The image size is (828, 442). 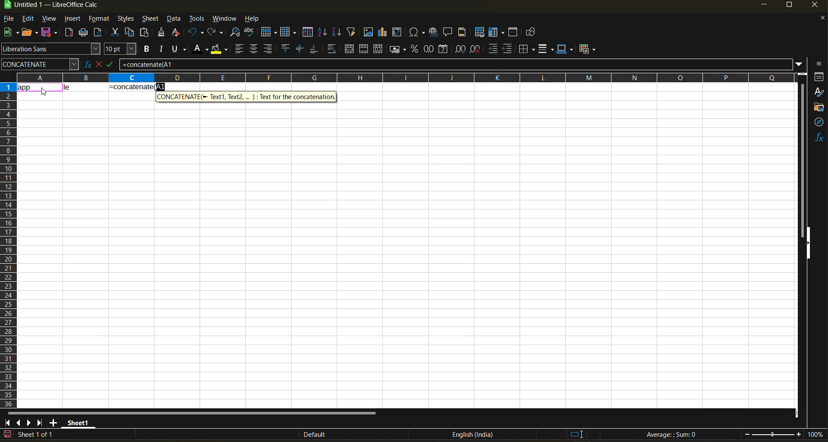 What do you see at coordinates (236, 34) in the screenshot?
I see `find and replace` at bounding box center [236, 34].